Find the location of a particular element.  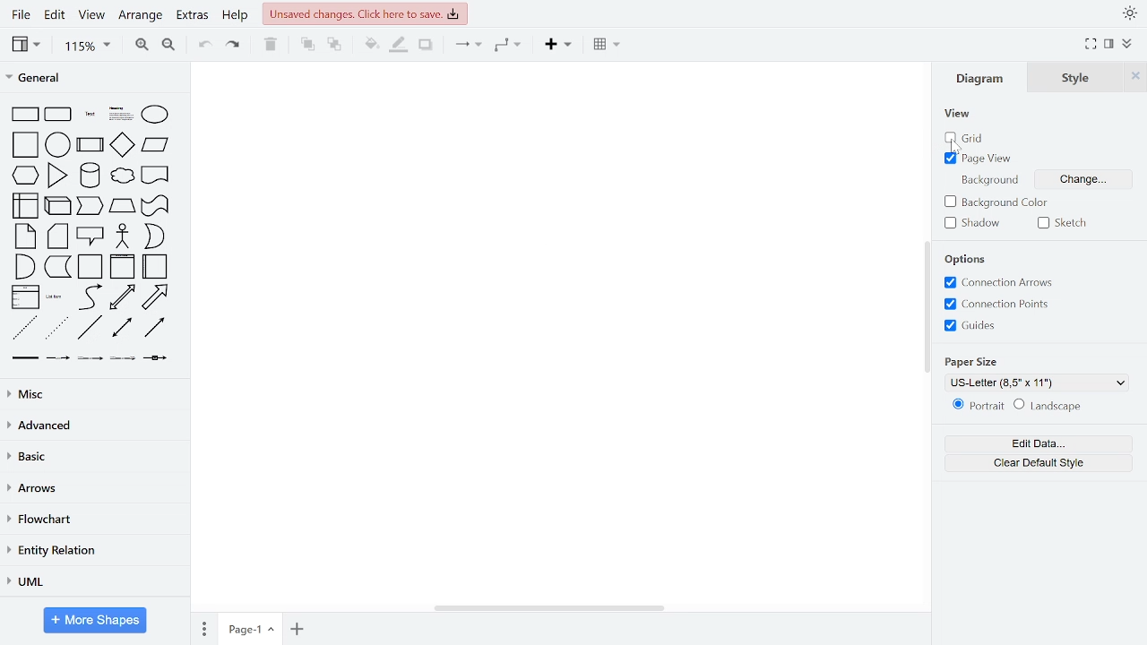

step is located at coordinates (91, 206).